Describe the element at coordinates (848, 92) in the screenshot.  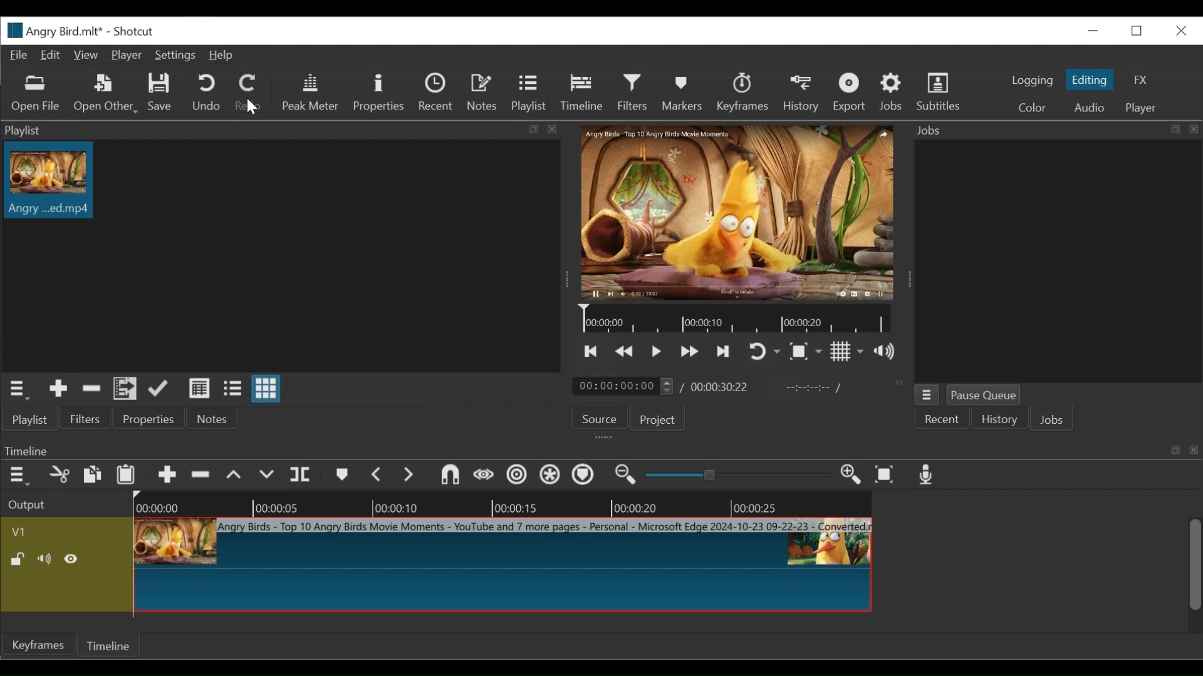
I see `Export` at that location.